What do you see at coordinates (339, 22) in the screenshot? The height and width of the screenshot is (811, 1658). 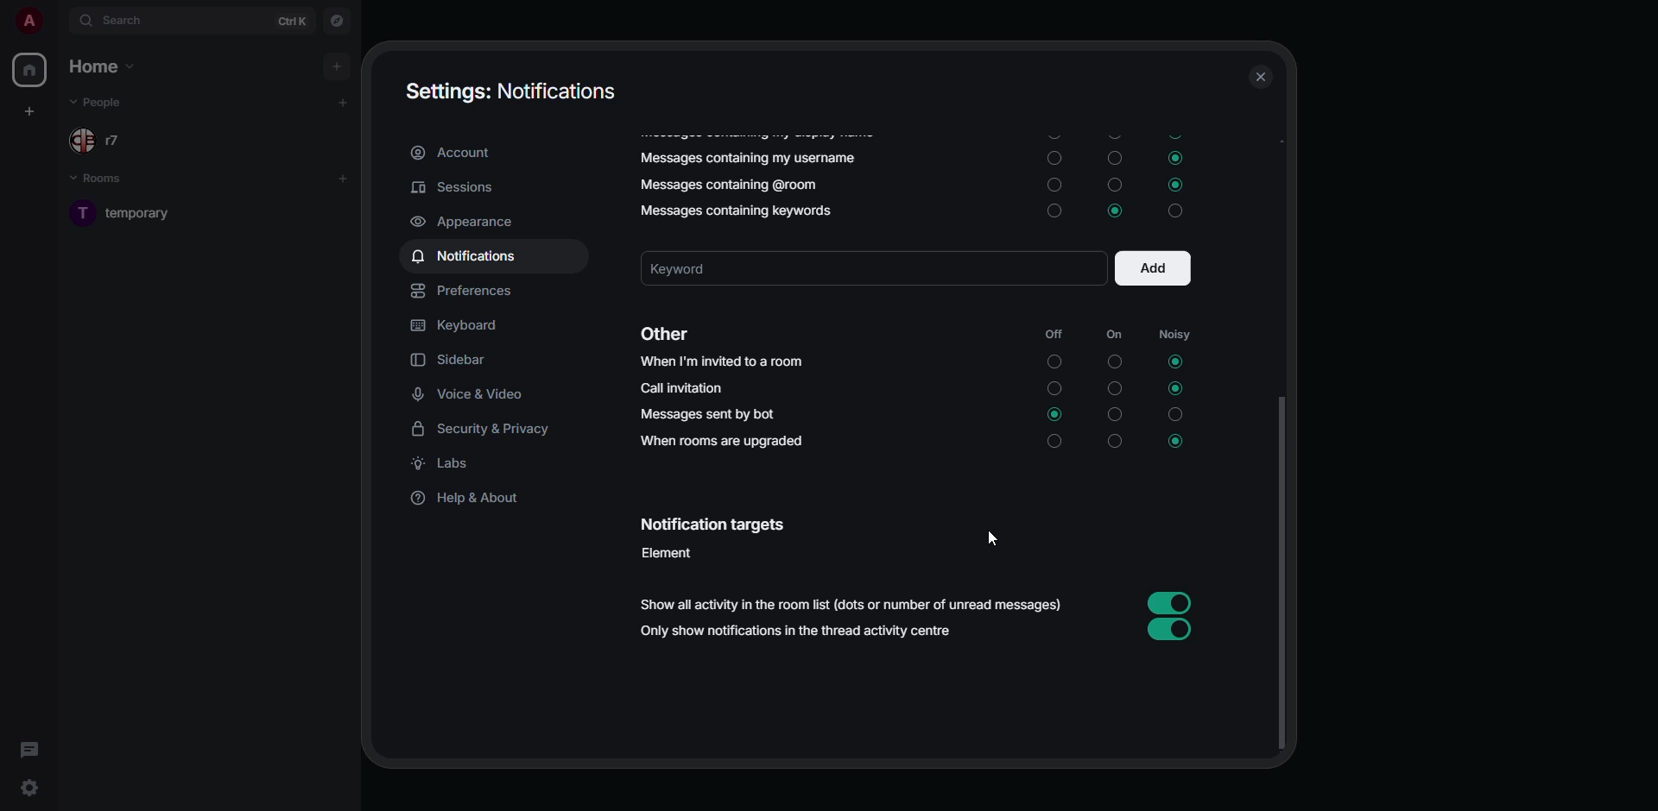 I see `navigator` at bounding box center [339, 22].